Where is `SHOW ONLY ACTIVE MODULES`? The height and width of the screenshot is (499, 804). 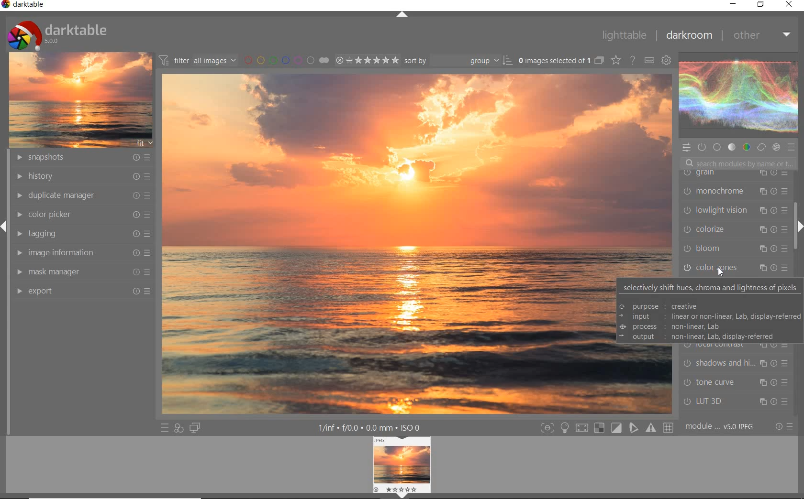
SHOW ONLY ACTIVE MODULES is located at coordinates (702, 147).